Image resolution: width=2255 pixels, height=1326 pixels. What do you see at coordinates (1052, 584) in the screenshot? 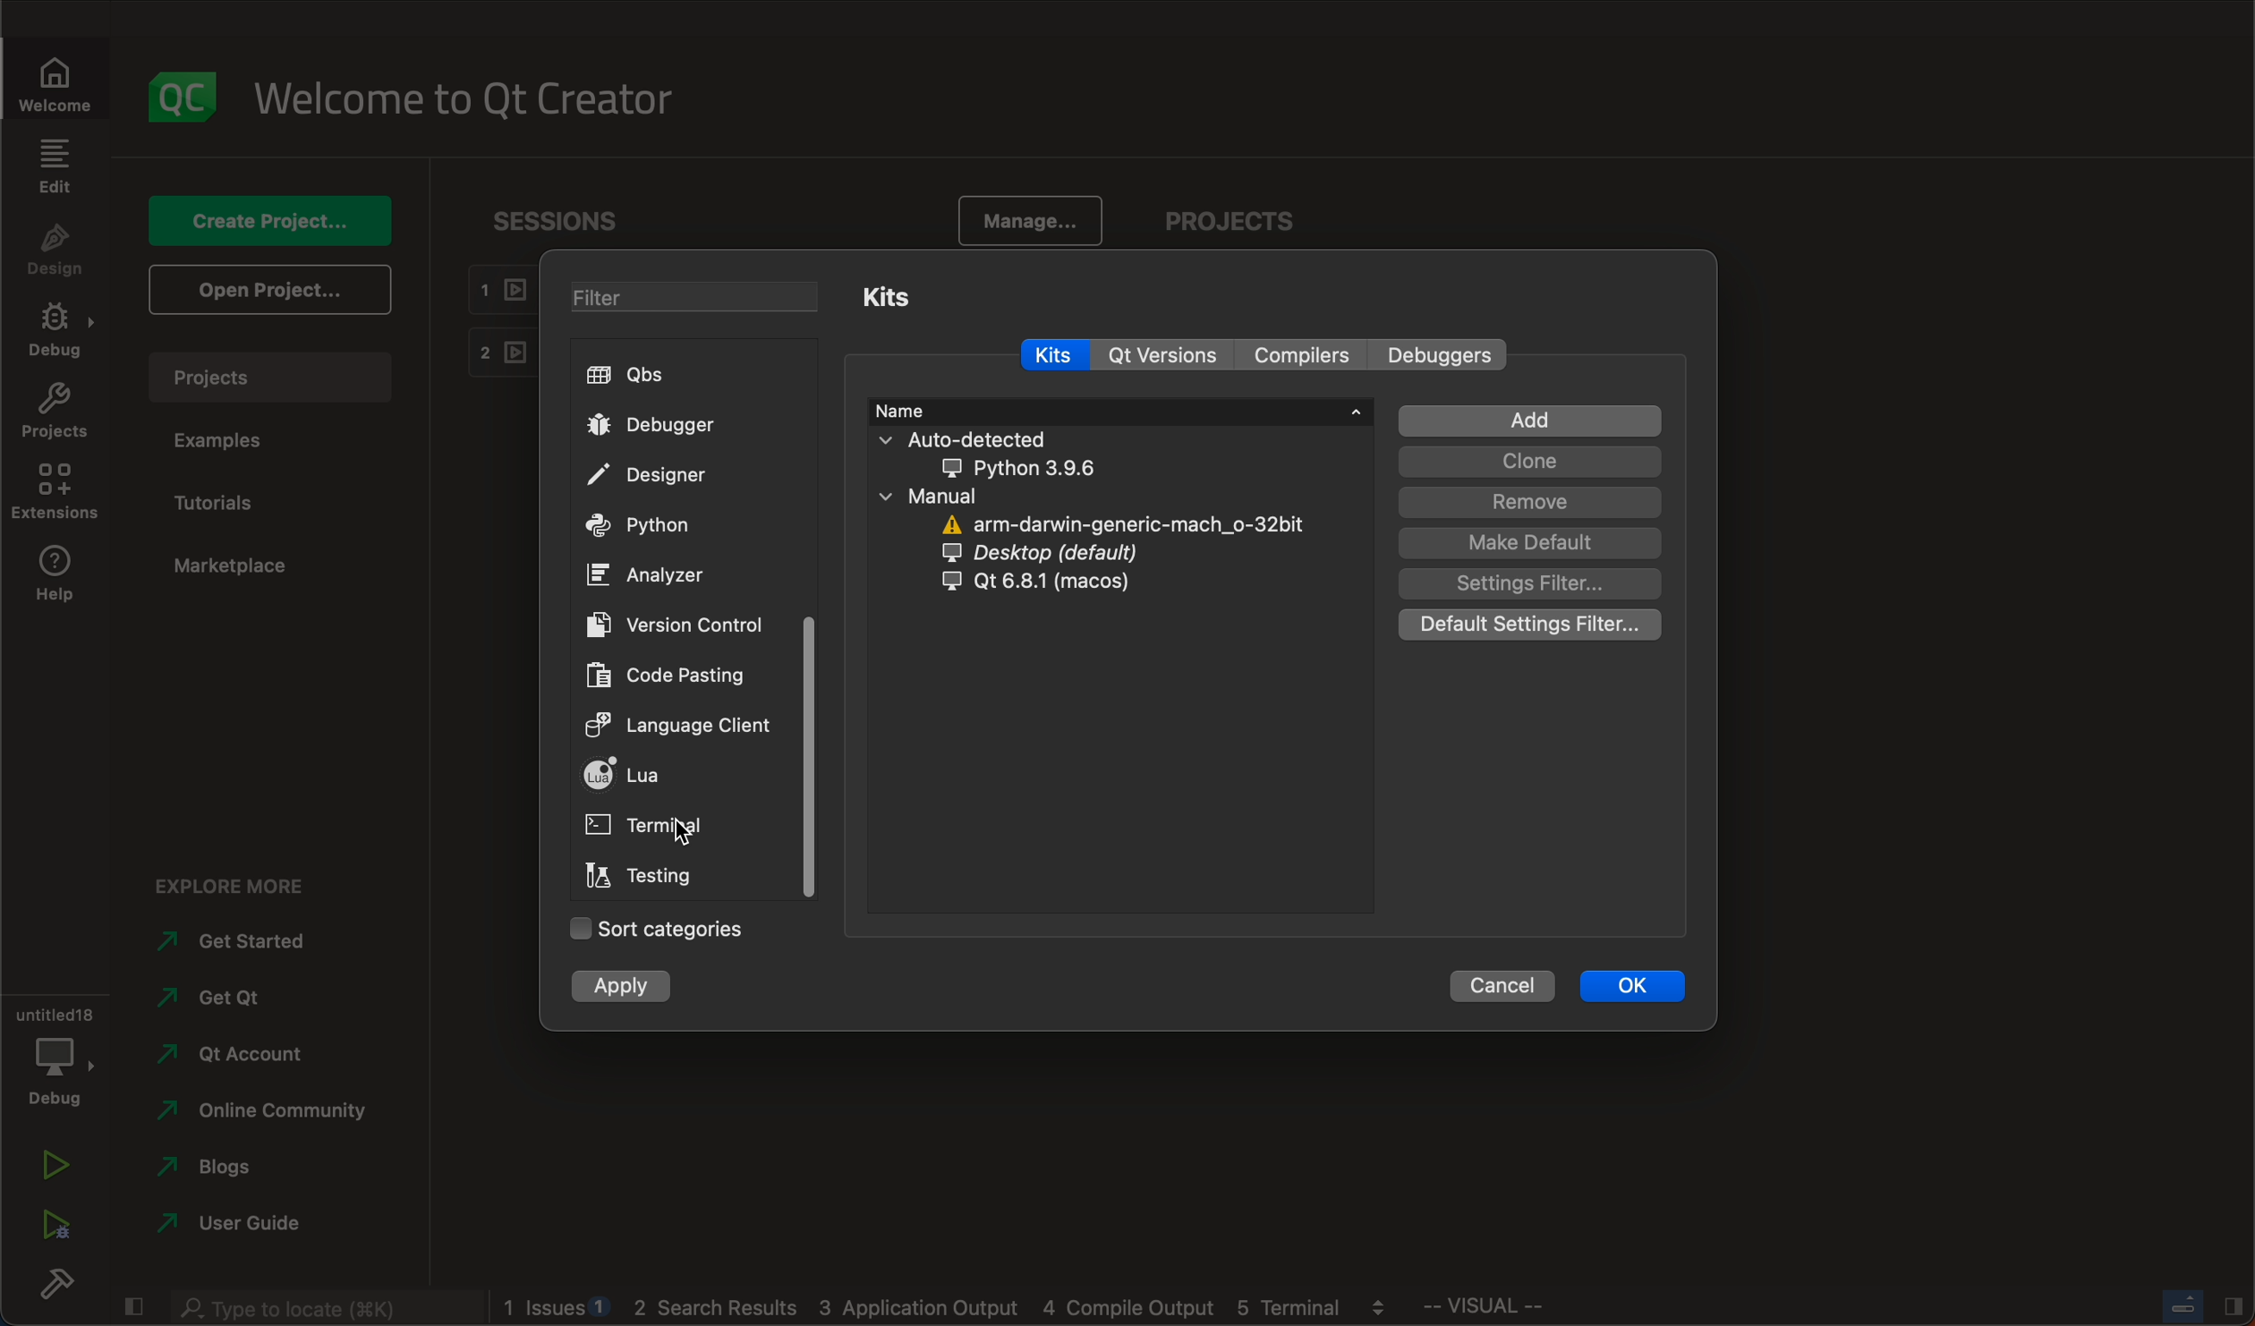
I see `qt` at bounding box center [1052, 584].